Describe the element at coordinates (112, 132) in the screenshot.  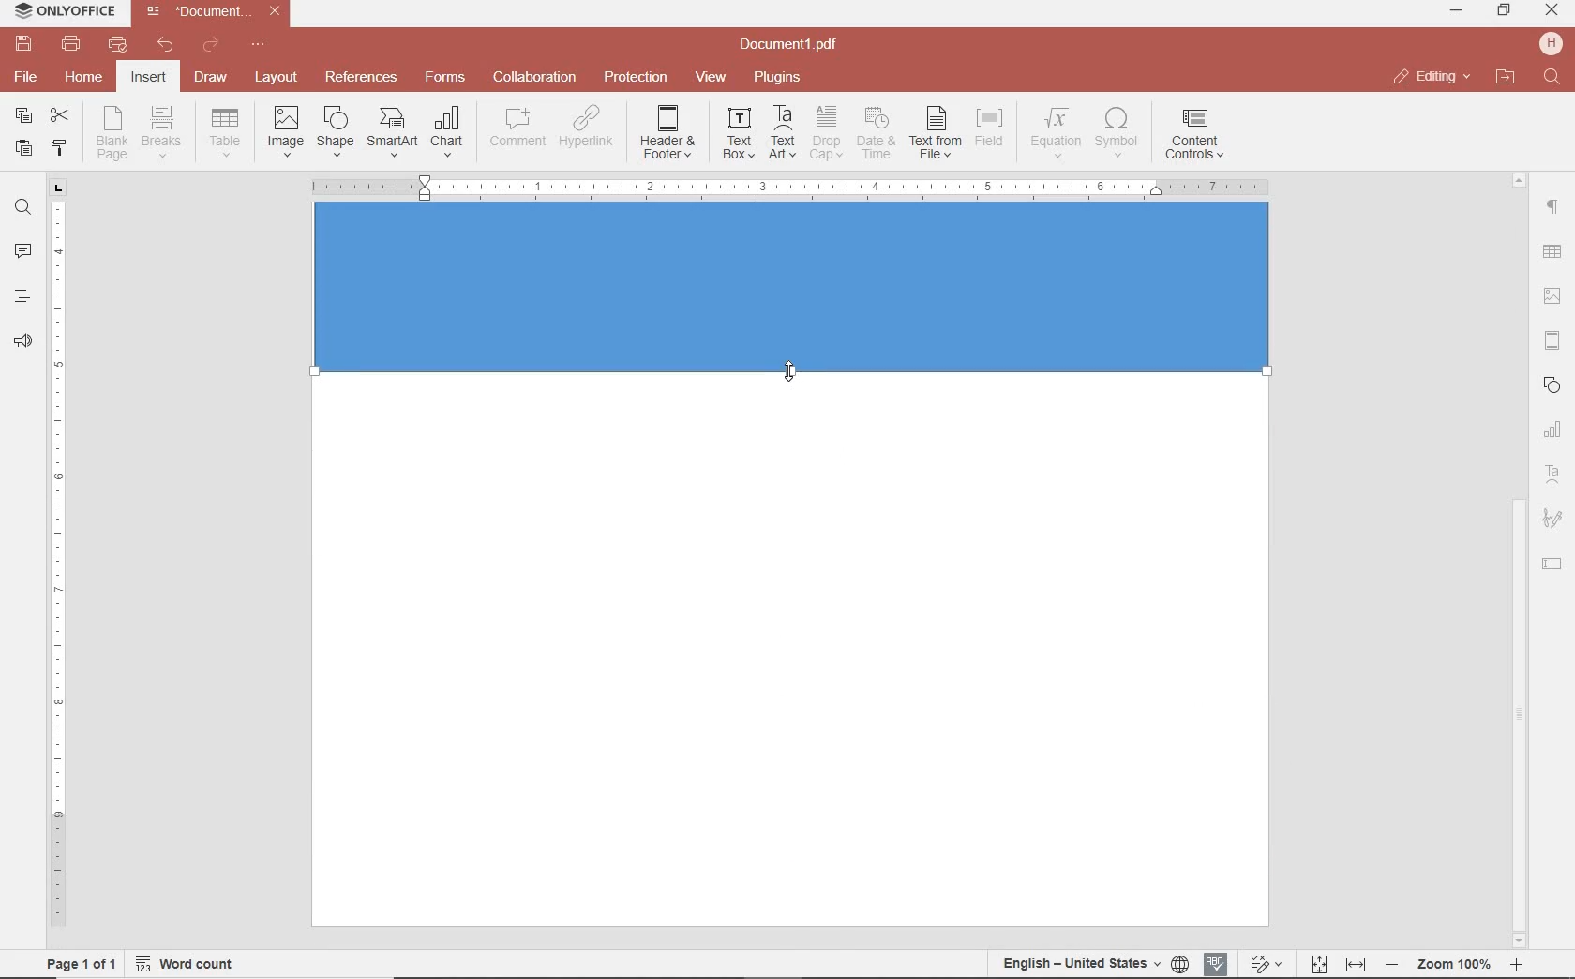
I see `INSERT BLANK PAGE` at that location.